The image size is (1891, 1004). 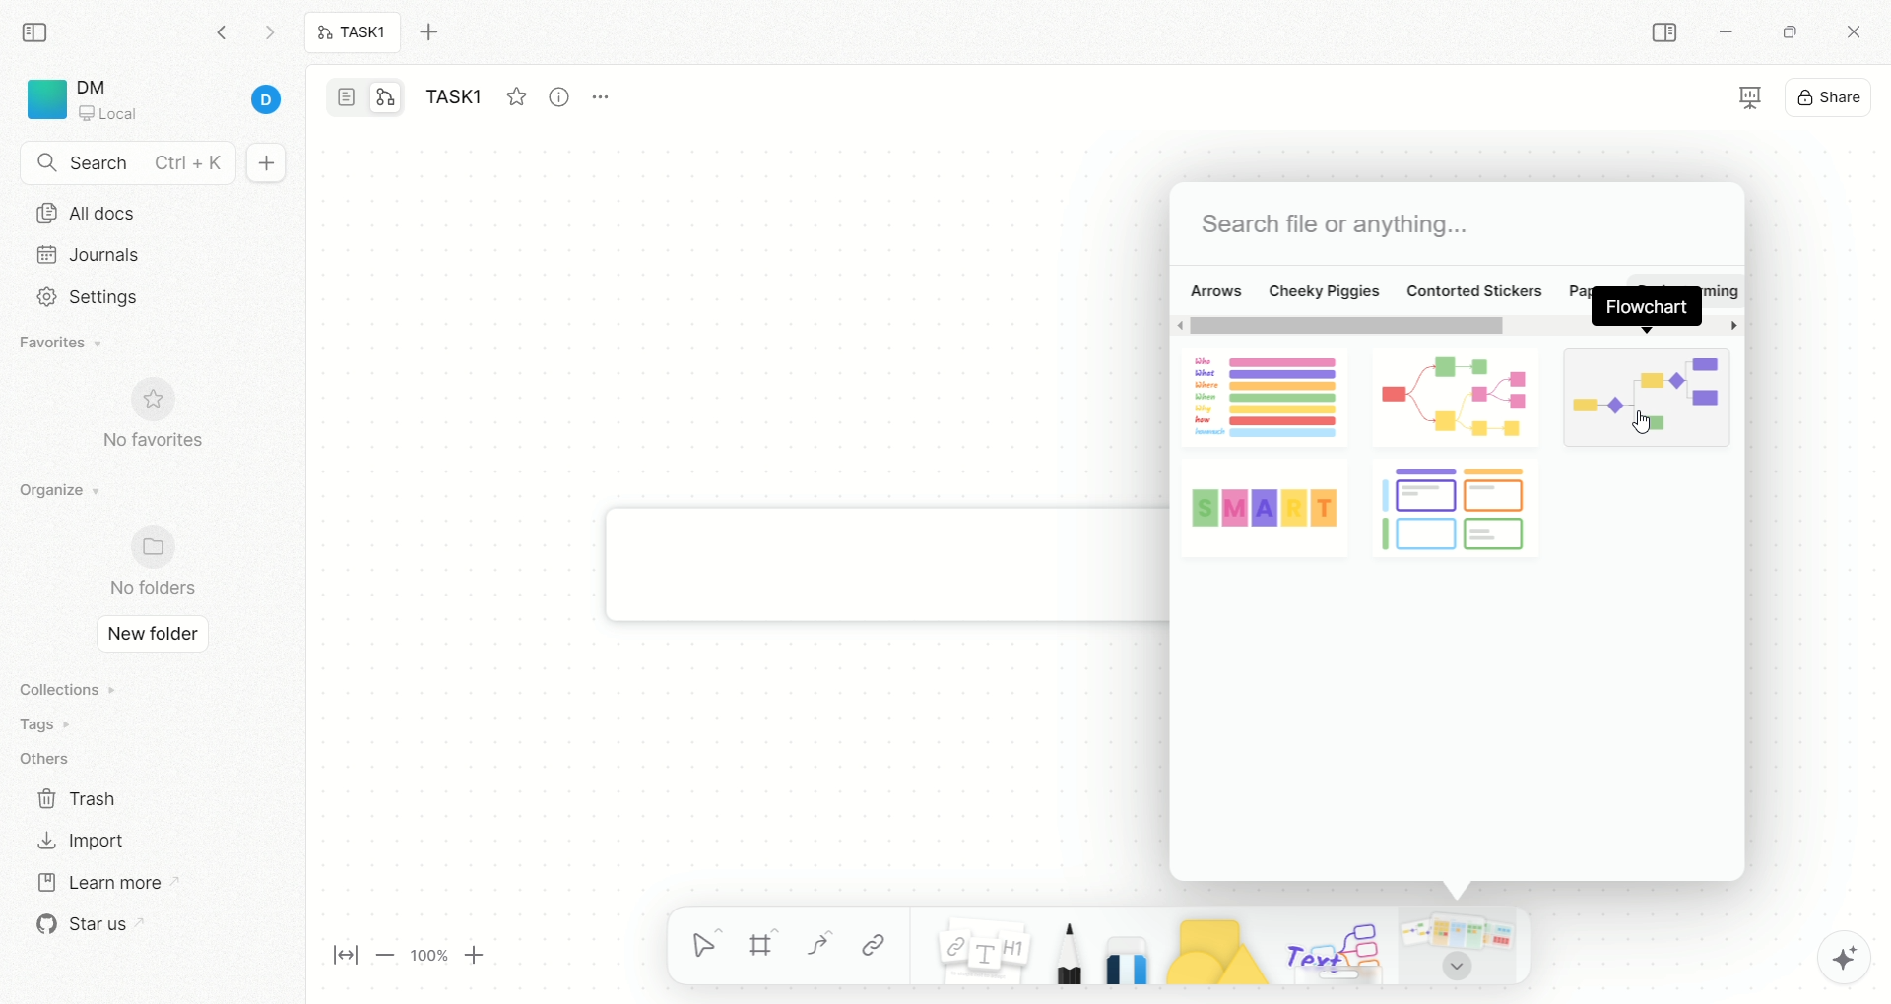 What do you see at coordinates (1733, 99) in the screenshot?
I see `view` at bounding box center [1733, 99].